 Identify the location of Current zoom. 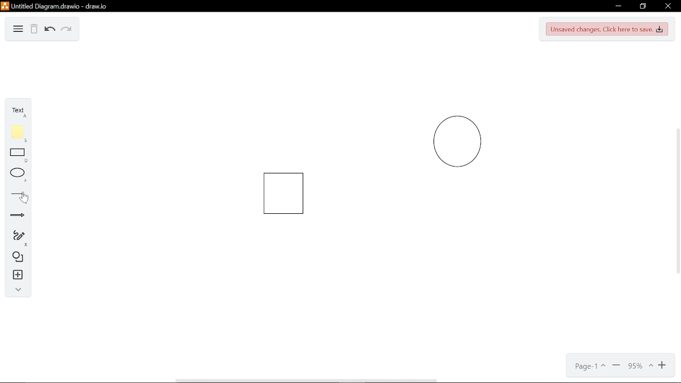
(640, 368).